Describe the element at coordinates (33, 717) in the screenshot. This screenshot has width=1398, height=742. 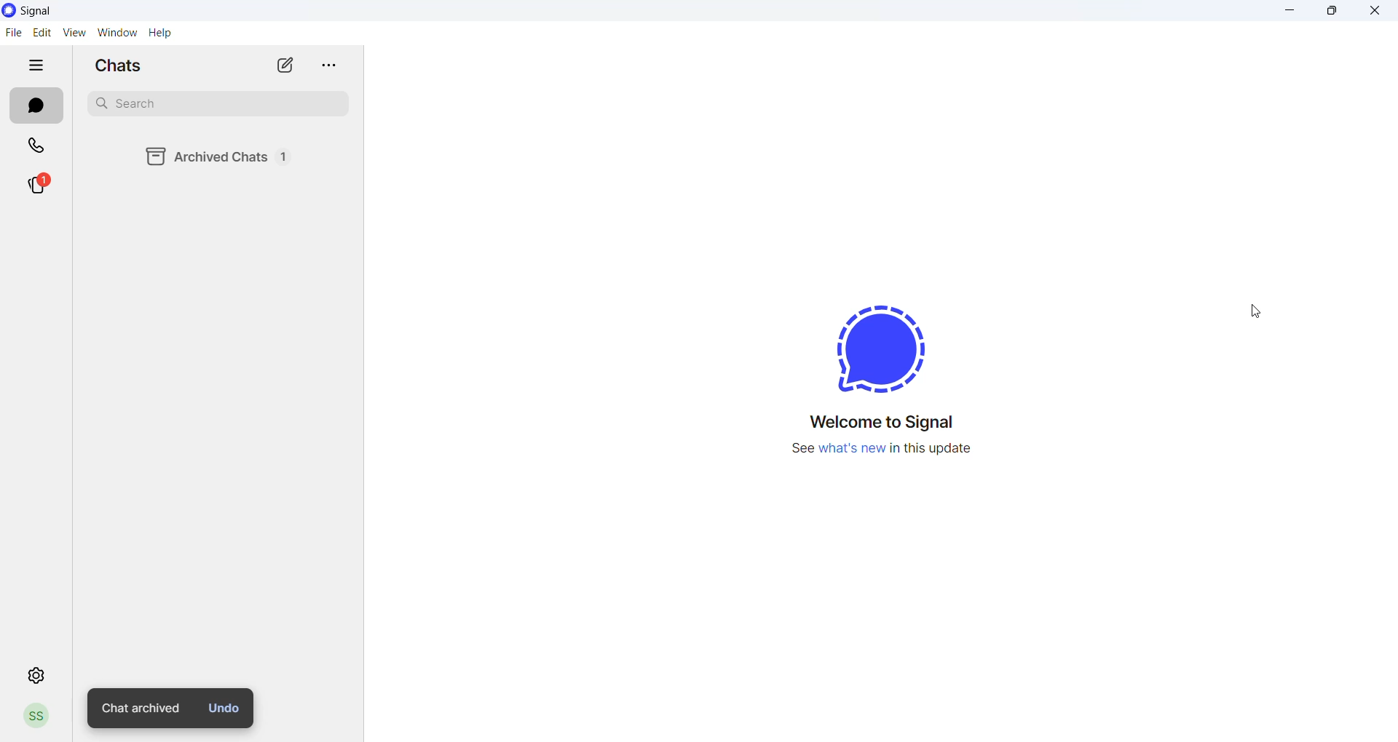
I see `profile picture` at that location.